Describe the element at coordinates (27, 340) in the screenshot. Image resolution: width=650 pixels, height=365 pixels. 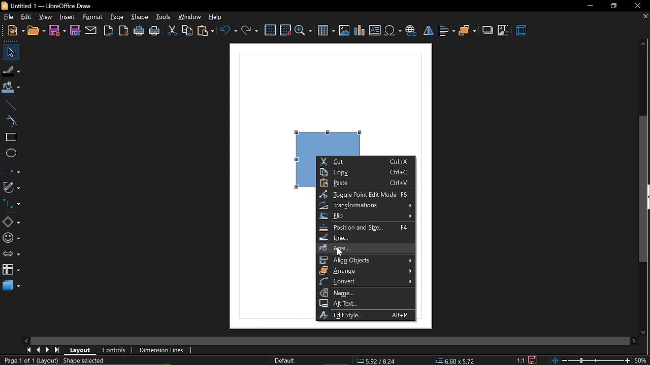
I see `Move left` at that location.